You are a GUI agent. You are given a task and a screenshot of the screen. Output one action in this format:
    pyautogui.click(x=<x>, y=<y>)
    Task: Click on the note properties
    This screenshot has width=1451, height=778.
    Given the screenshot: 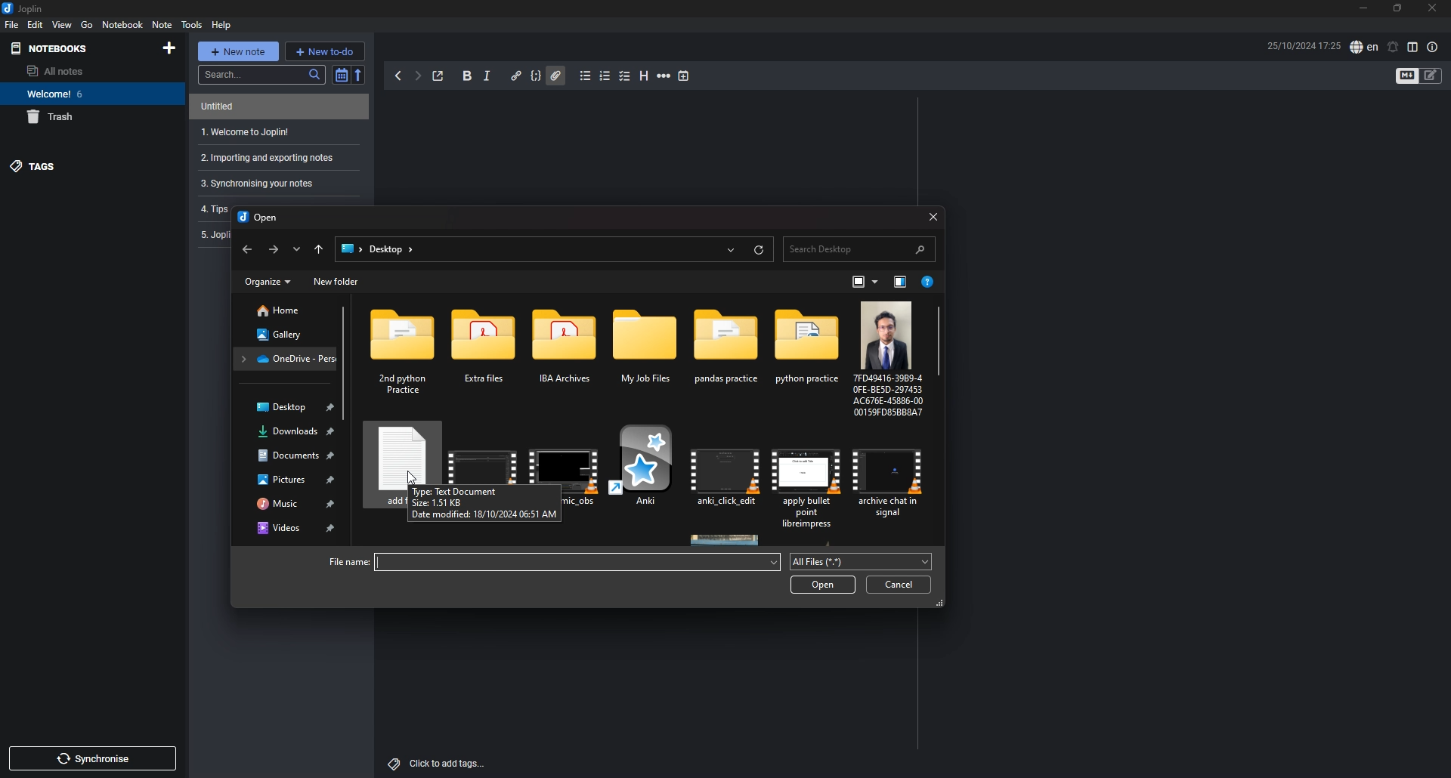 What is the action you would take?
    pyautogui.click(x=1432, y=48)
    